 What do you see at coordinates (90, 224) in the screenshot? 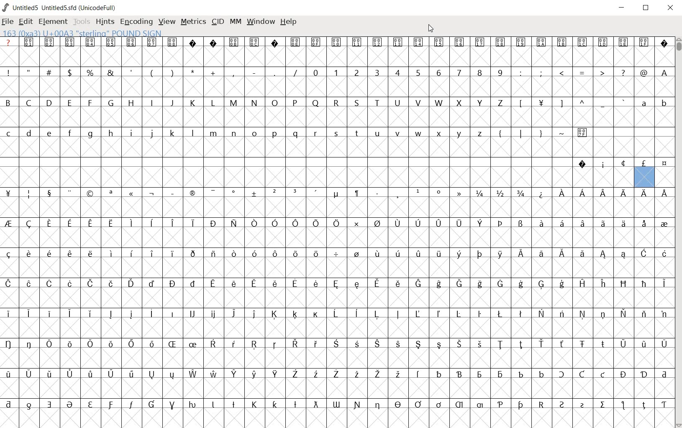
I see `Symbol` at bounding box center [90, 224].